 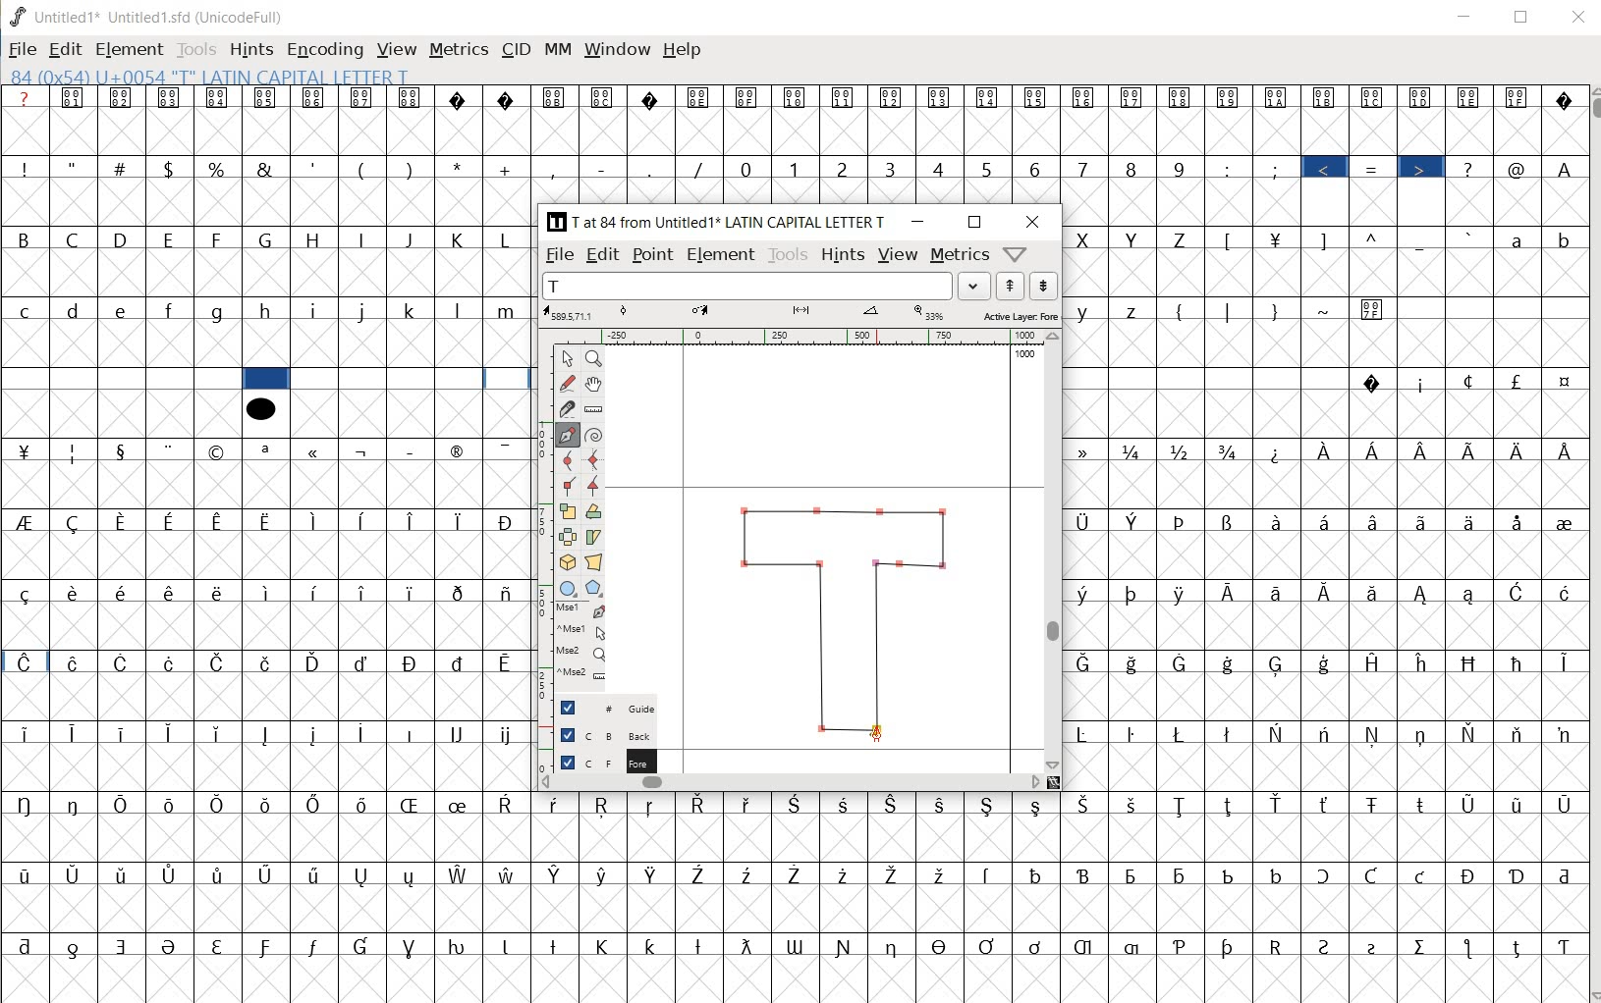 I want to click on Symbol, so click(x=1472, y=876).